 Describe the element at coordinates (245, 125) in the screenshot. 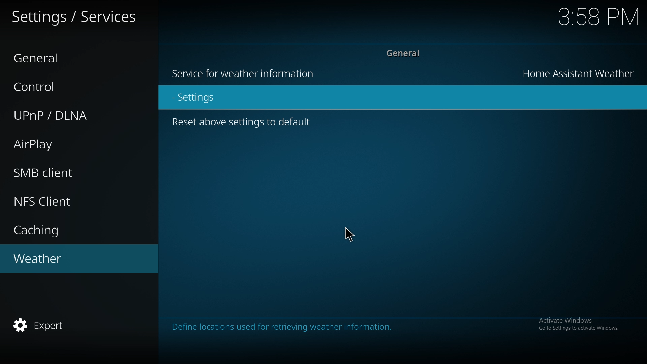

I see `Reset above settings to default` at that location.